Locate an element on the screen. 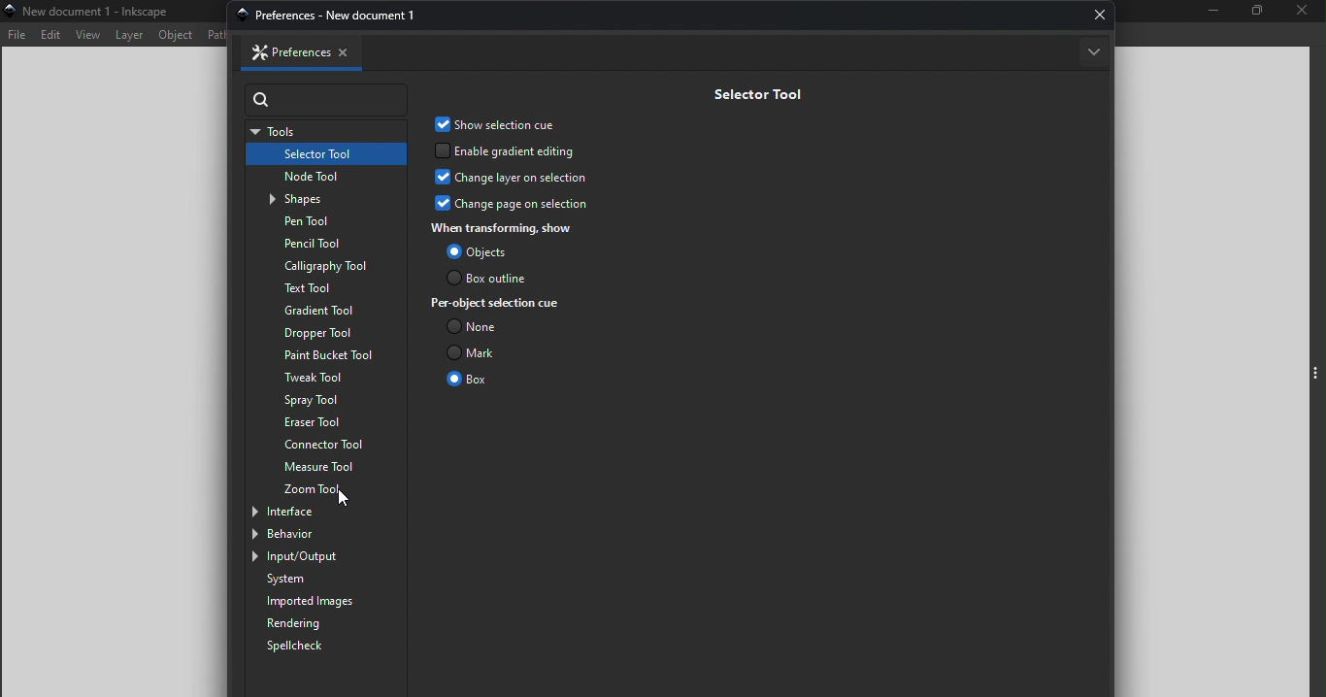 This screenshot has height=697, width=1326. Close is located at coordinates (1102, 18).